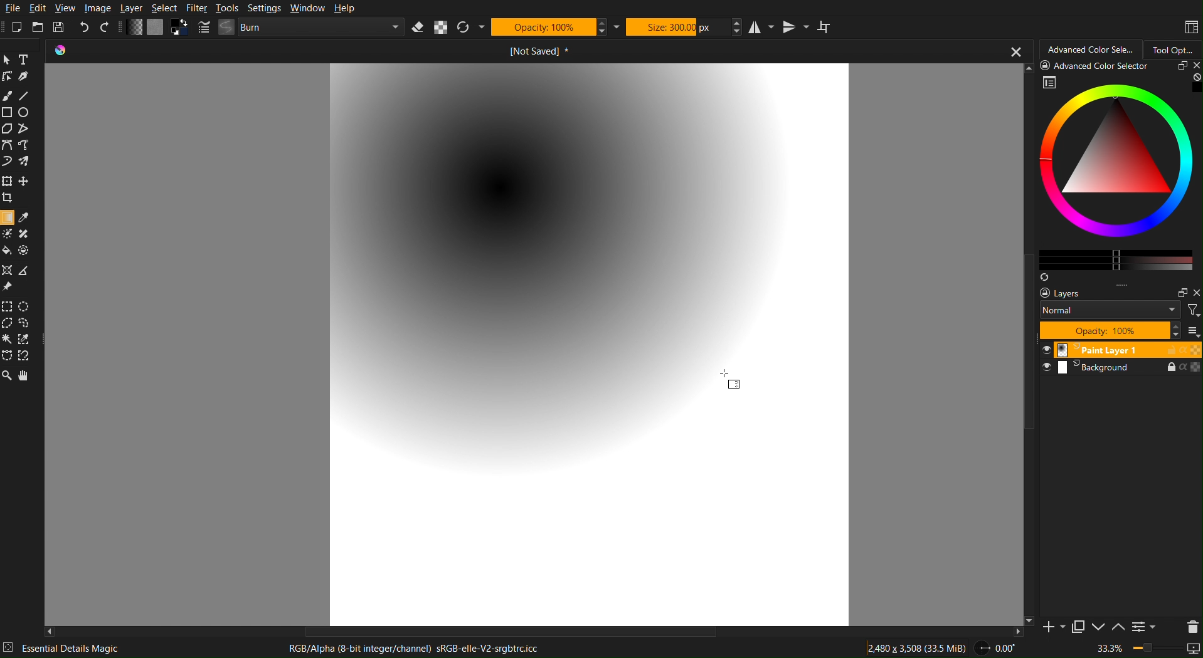 This screenshot has height=658, width=1203. I want to click on Layer 1, so click(1120, 350).